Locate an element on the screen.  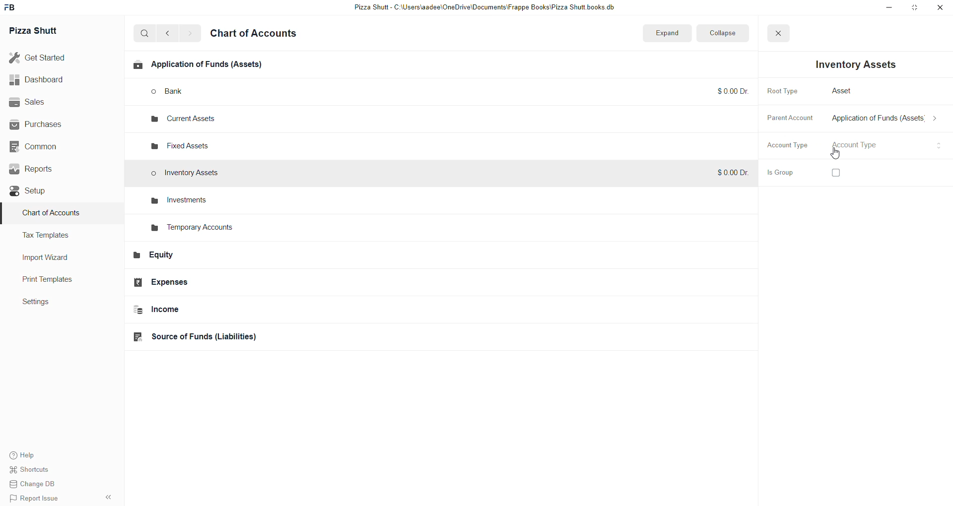
Account Type is located at coordinates (781, 146).